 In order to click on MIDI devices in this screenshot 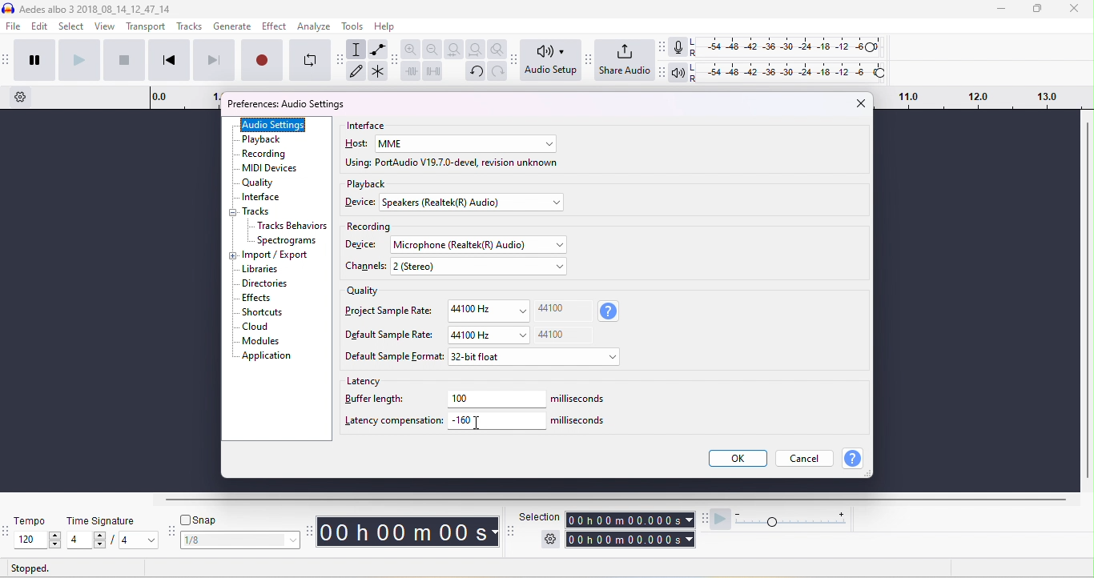, I will do `click(271, 169)`.